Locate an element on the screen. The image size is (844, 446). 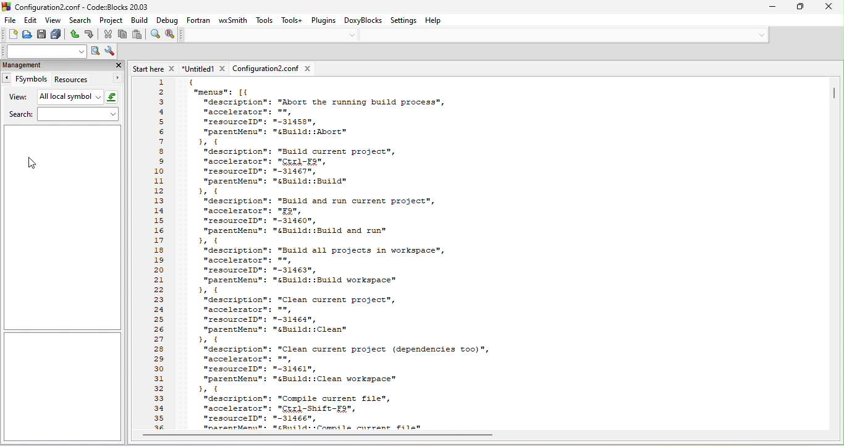
search is located at coordinates (82, 21).